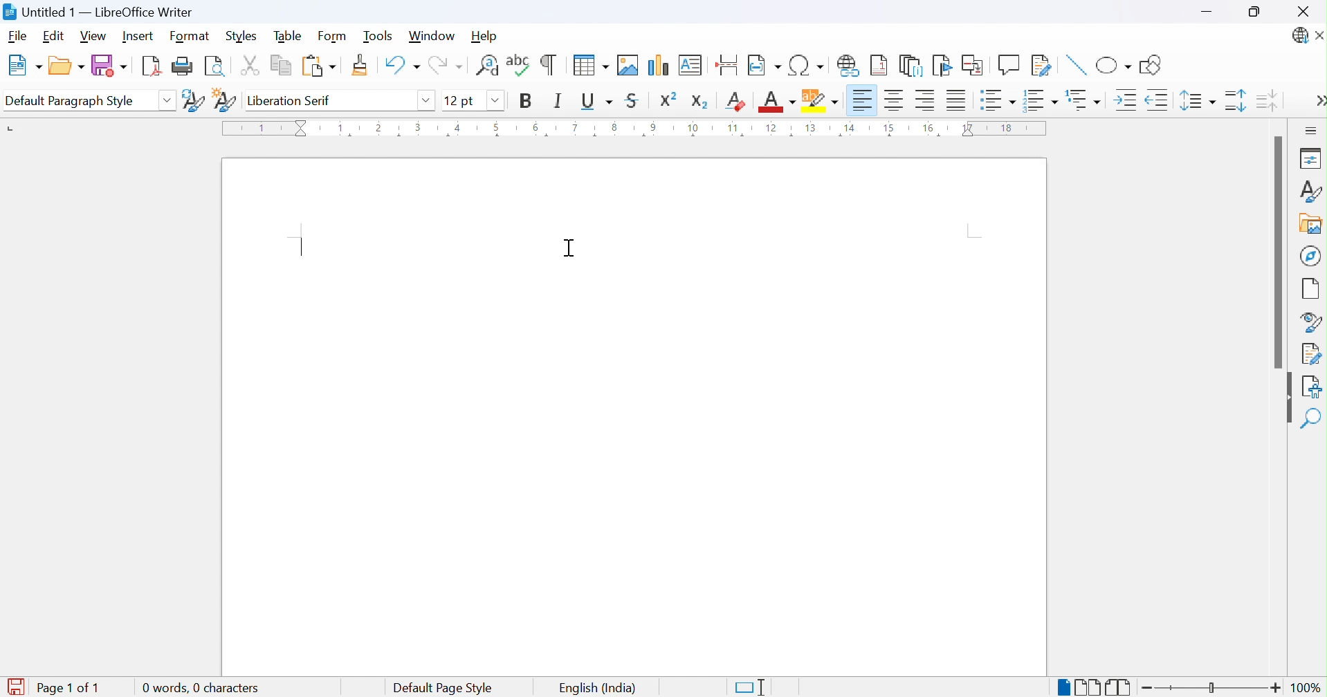 The image size is (1327, 697). Describe the element at coordinates (214, 68) in the screenshot. I see `Toggle print preview` at that location.